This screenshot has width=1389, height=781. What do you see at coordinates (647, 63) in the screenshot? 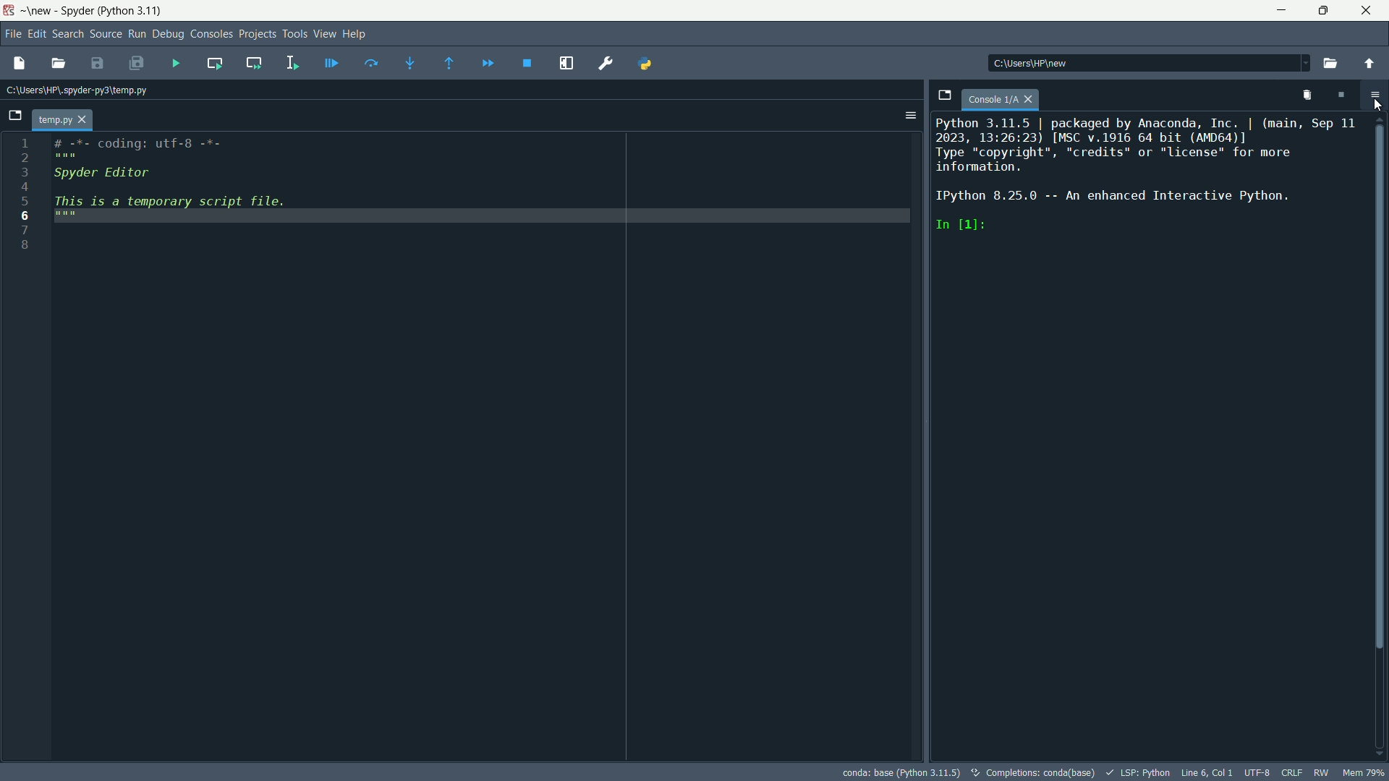
I see `PYTHONPATH manager` at bounding box center [647, 63].